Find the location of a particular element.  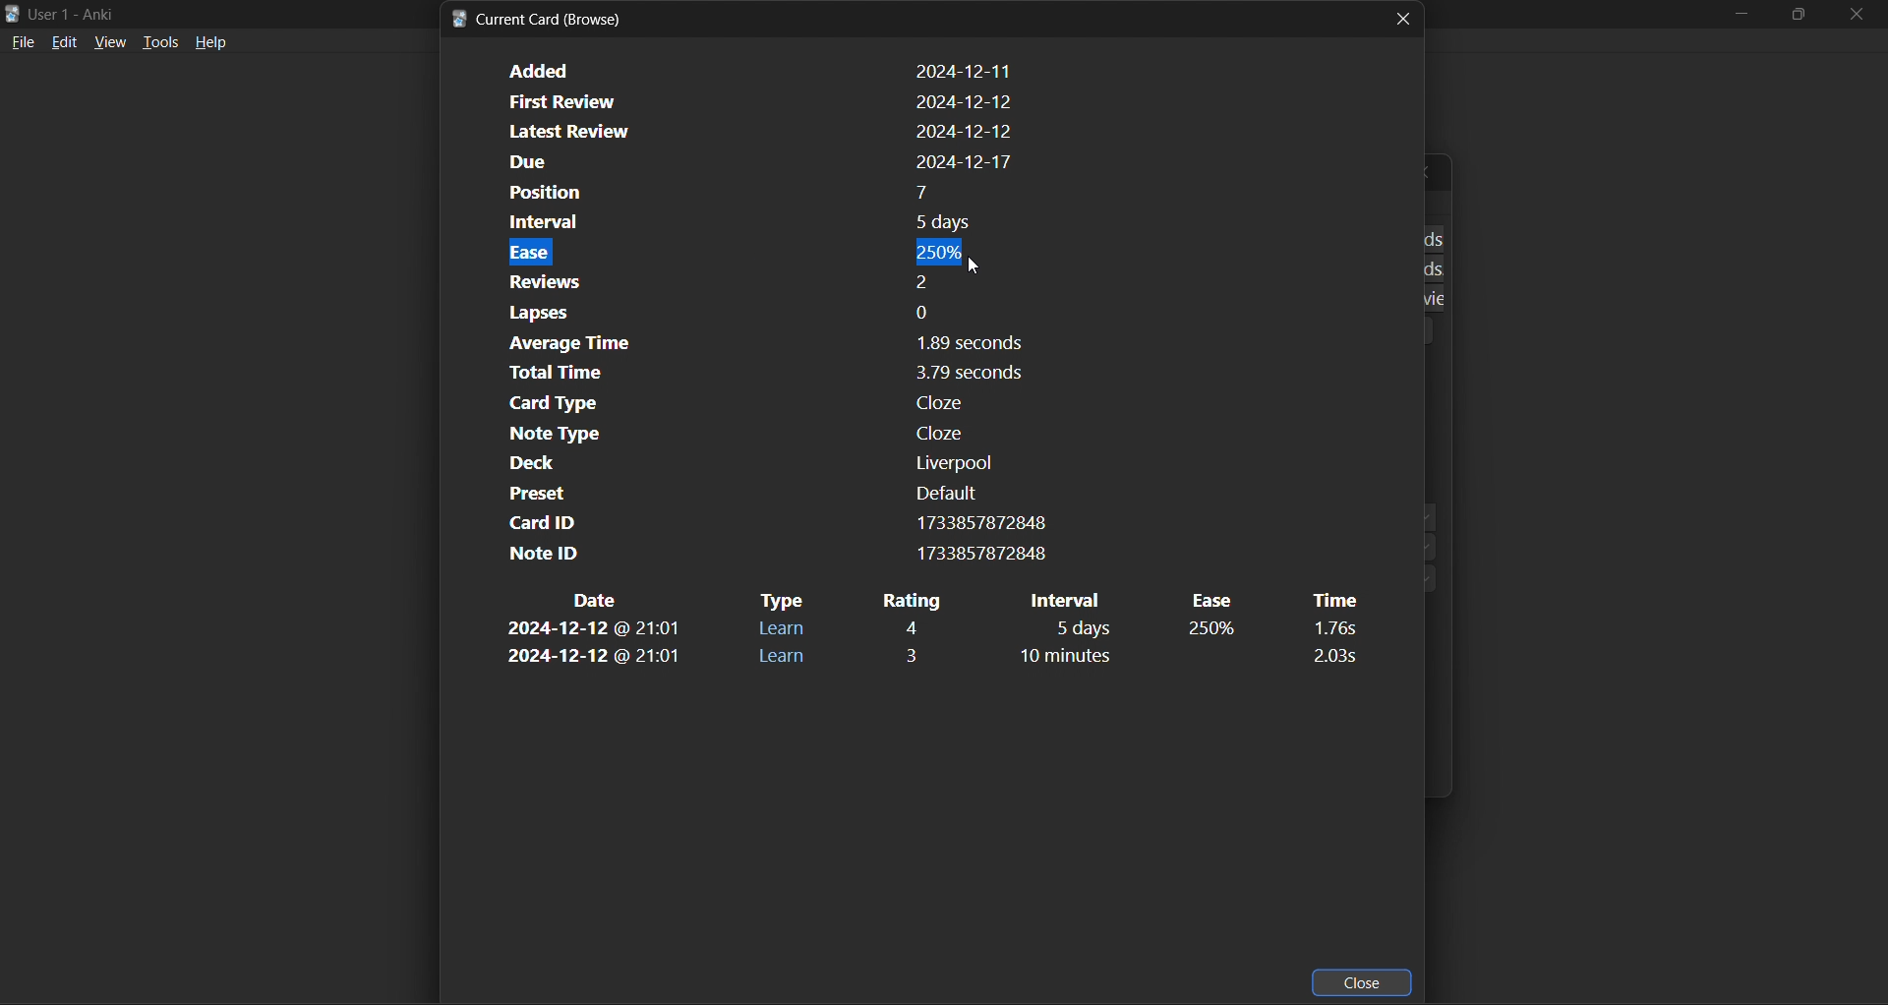

time is located at coordinates (1331, 600).